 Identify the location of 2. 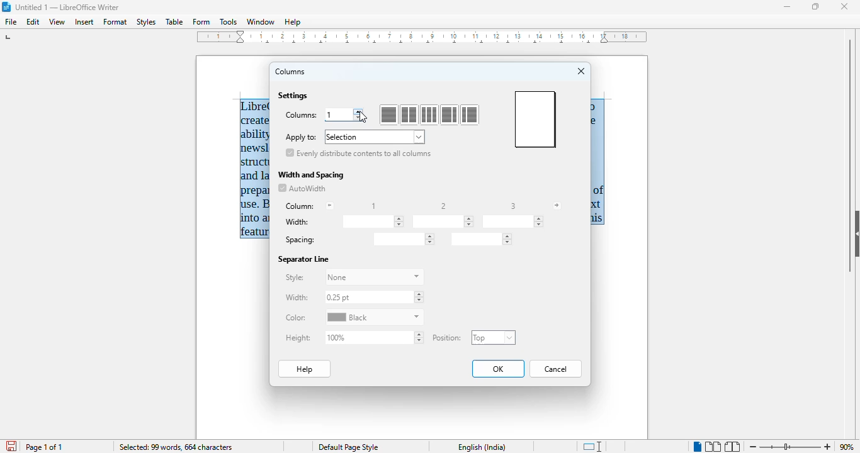
(444, 206).